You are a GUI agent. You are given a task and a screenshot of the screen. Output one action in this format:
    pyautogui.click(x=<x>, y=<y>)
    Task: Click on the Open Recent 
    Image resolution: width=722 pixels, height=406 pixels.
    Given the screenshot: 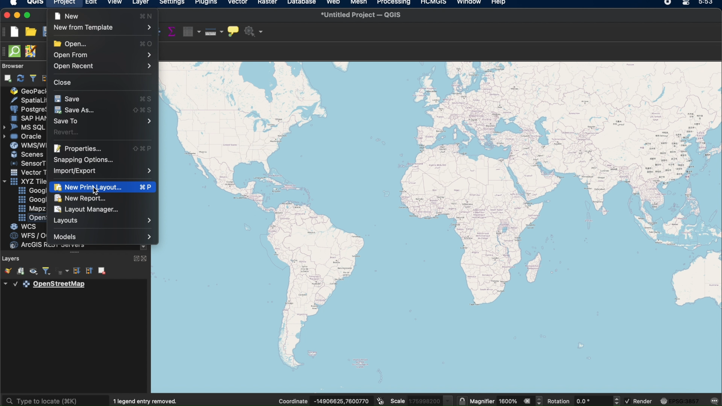 What is the action you would take?
    pyautogui.click(x=102, y=65)
    